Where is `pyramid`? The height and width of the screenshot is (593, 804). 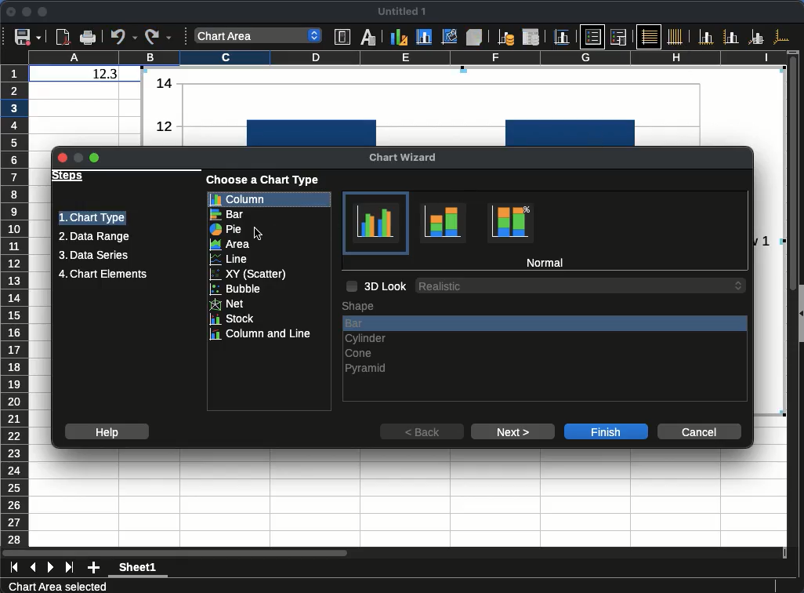
pyramid is located at coordinates (366, 369).